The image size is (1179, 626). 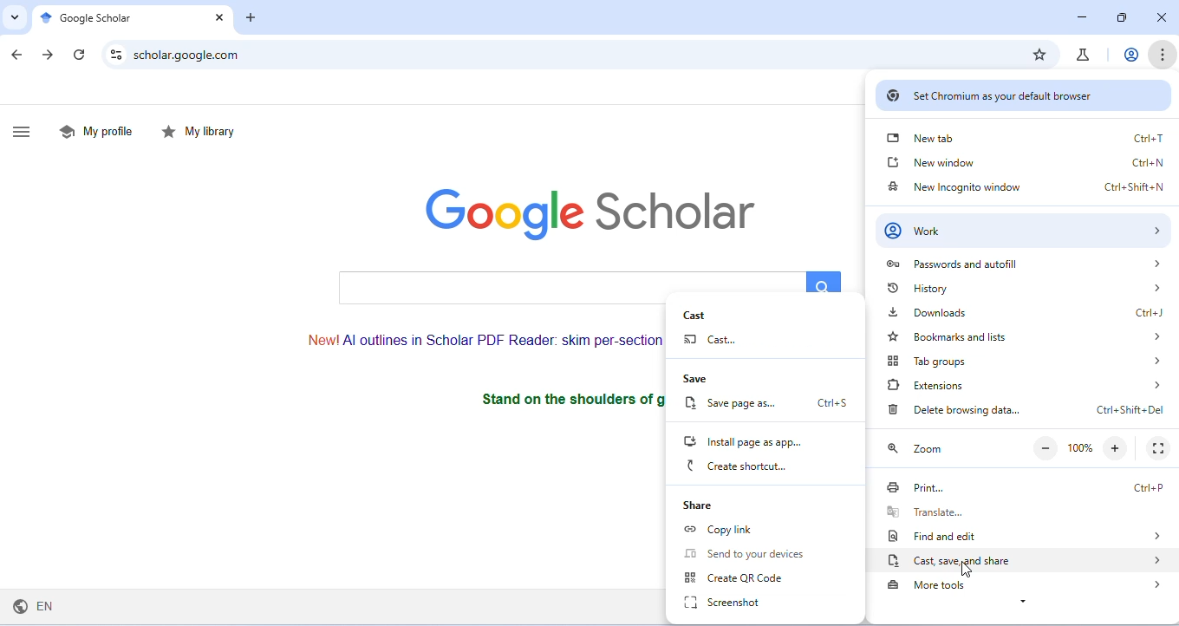 What do you see at coordinates (1025, 162) in the screenshot?
I see `new window` at bounding box center [1025, 162].